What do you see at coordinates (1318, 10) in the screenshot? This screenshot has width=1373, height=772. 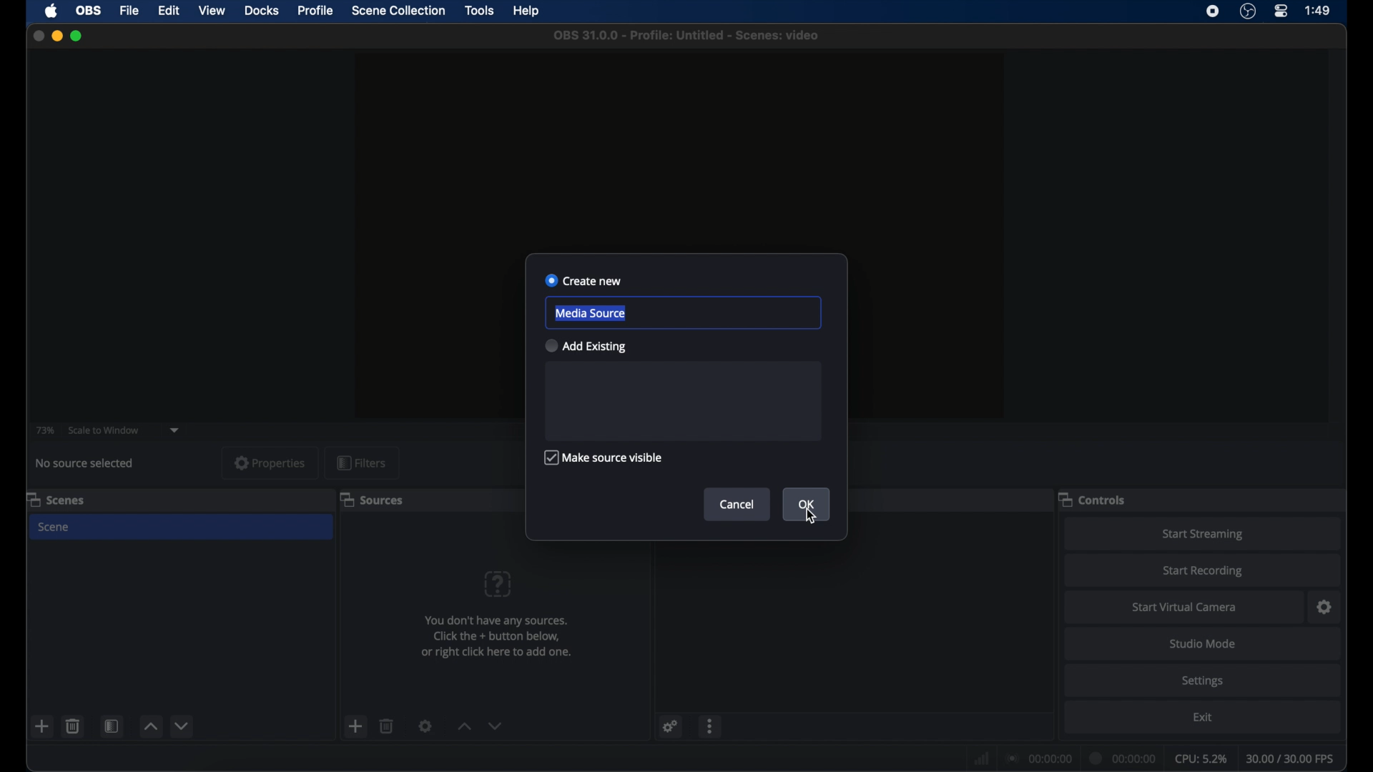 I see `time` at bounding box center [1318, 10].